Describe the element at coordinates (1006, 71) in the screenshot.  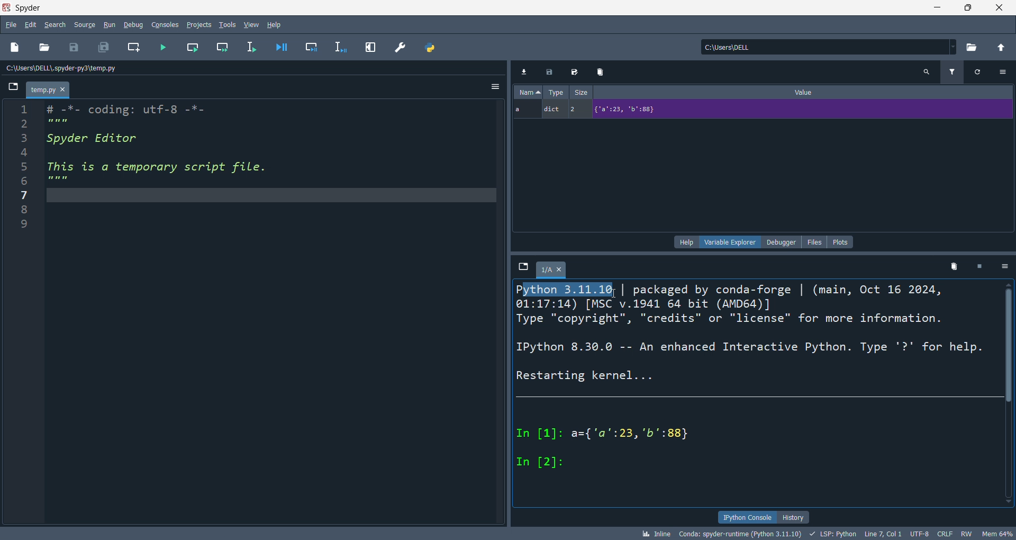
I see `options` at that location.